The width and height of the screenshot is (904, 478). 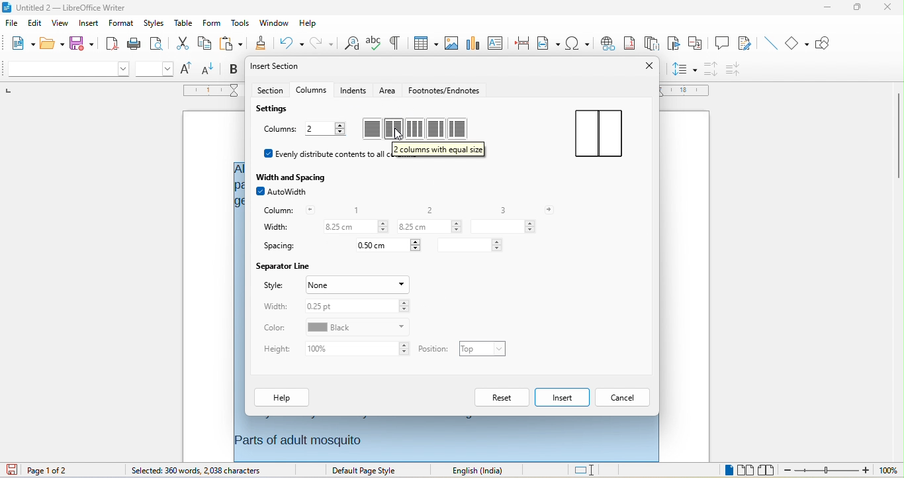 What do you see at coordinates (280, 246) in the screenshot?
I see `spacing` at bounding box center [280, 246].